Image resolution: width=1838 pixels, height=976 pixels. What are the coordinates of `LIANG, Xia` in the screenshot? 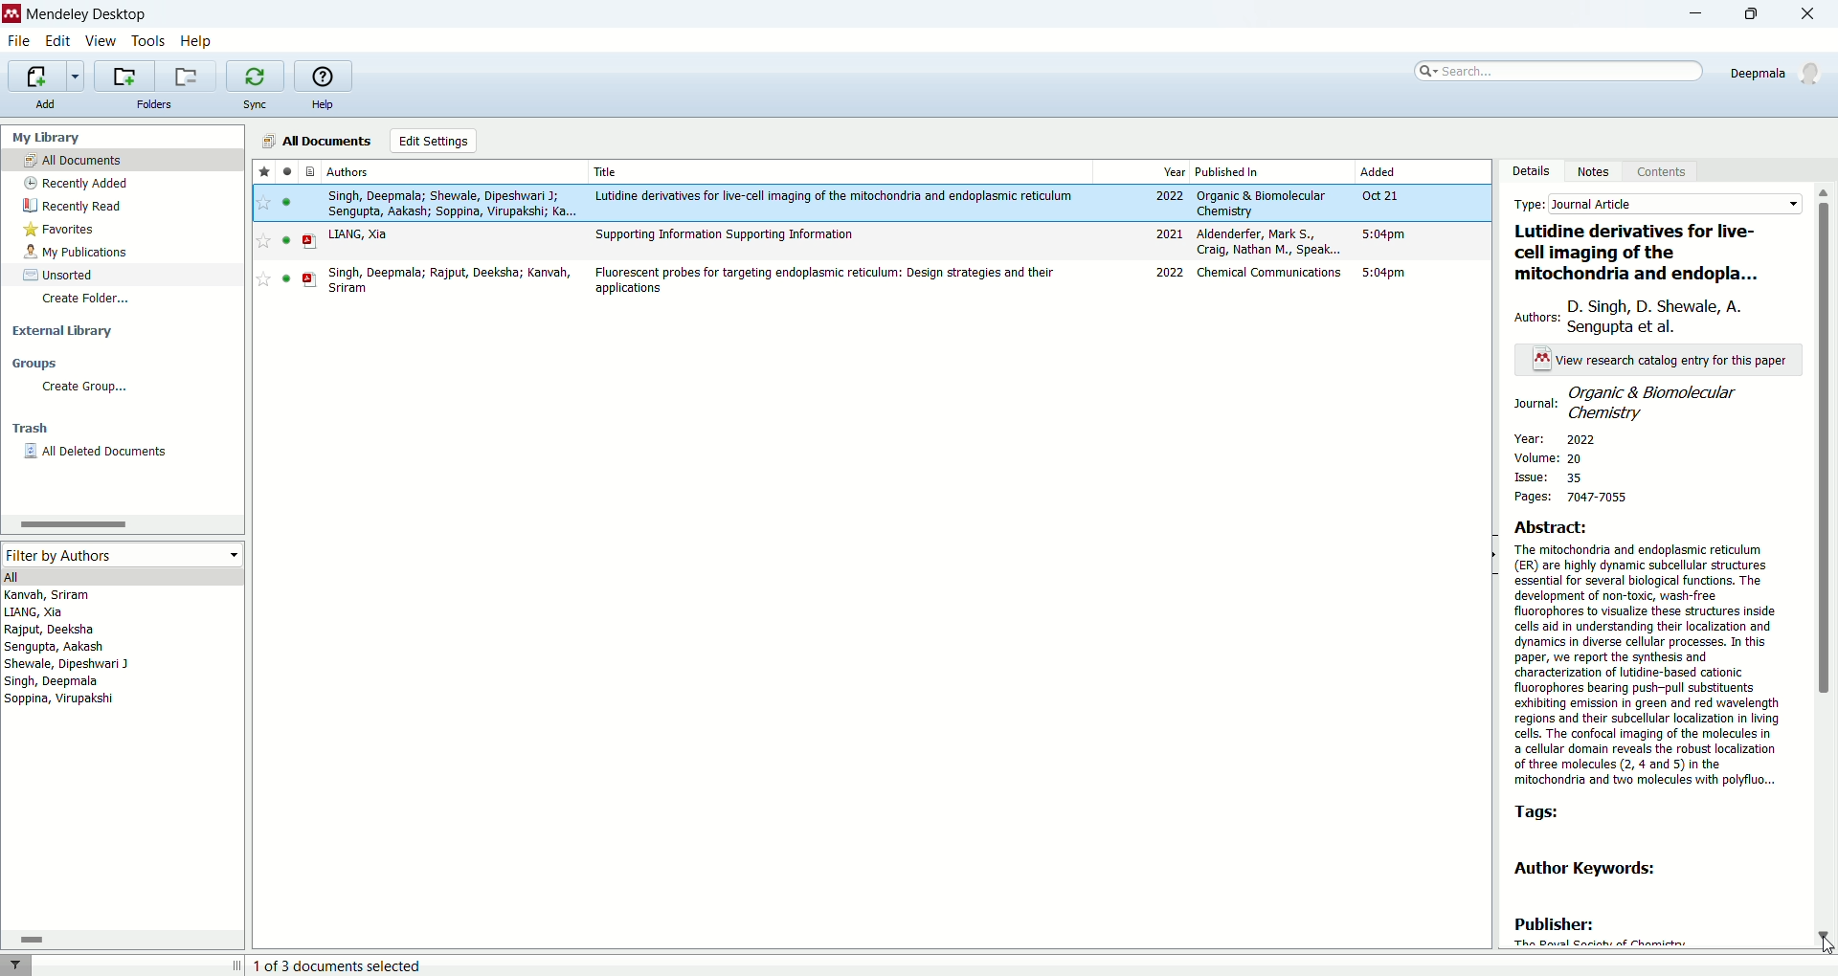 It's located at (358, 234).